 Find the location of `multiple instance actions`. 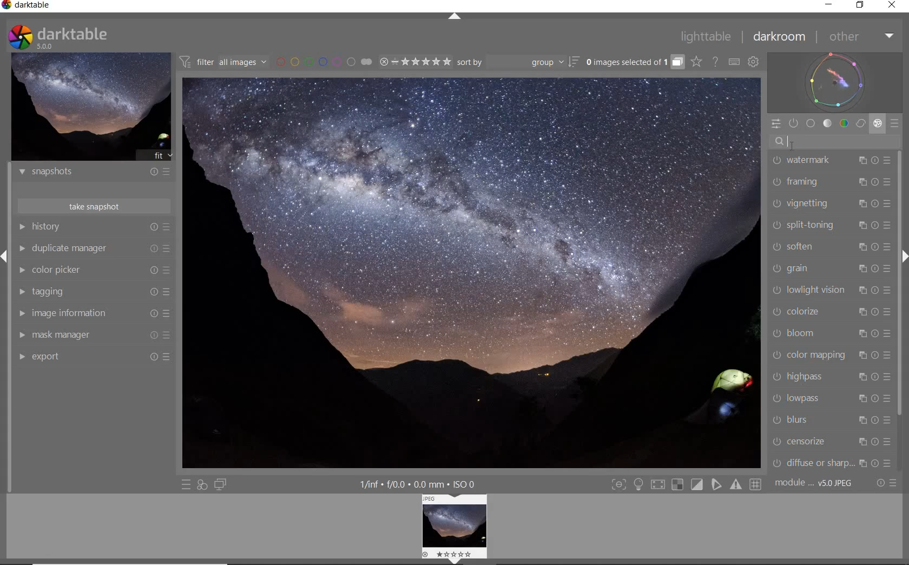

multiple instance actions is located at coordinates (860, 311).